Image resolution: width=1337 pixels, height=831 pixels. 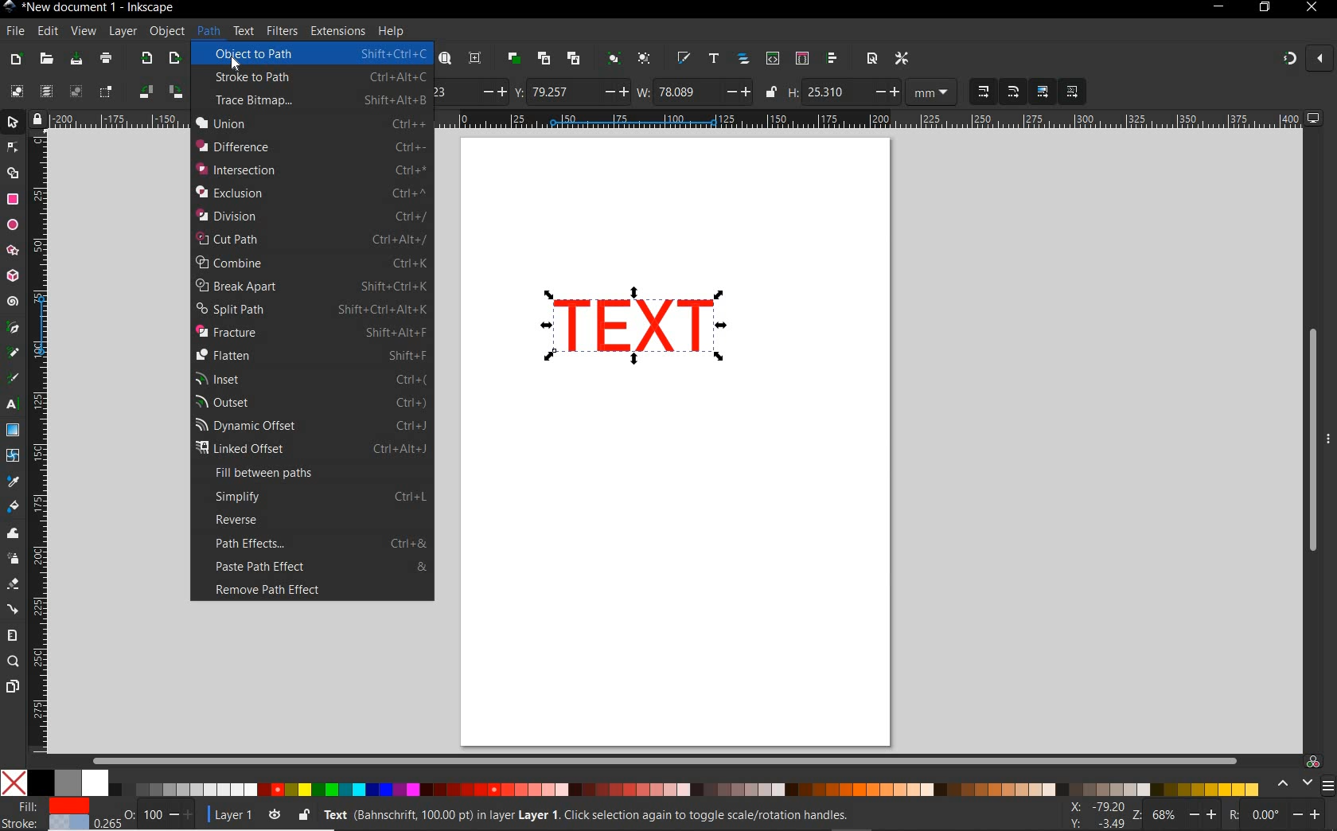 I want to click on MOVE GRADIENTS, so click(x=1043, y=92).